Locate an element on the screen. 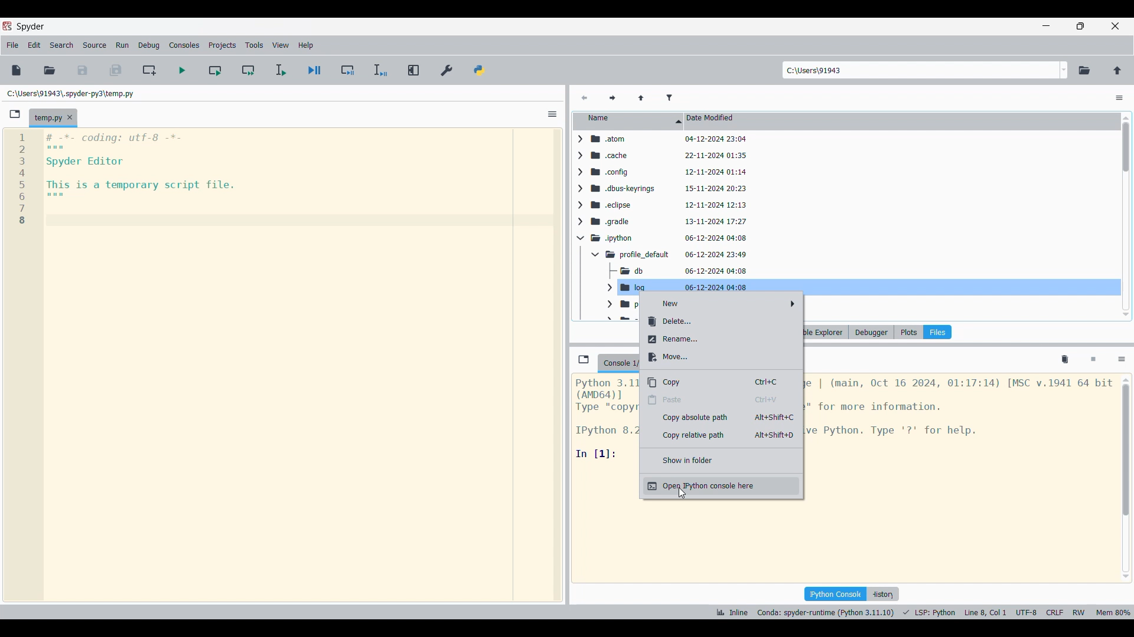 The height and width of the screenshot is (637, 1134). Click to expand respective folder is located at coordinates (579, 227).